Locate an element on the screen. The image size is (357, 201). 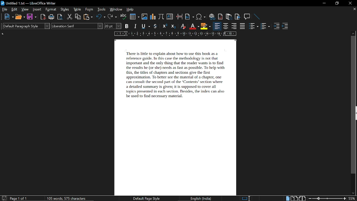
format is located at coordinates (51, 9).